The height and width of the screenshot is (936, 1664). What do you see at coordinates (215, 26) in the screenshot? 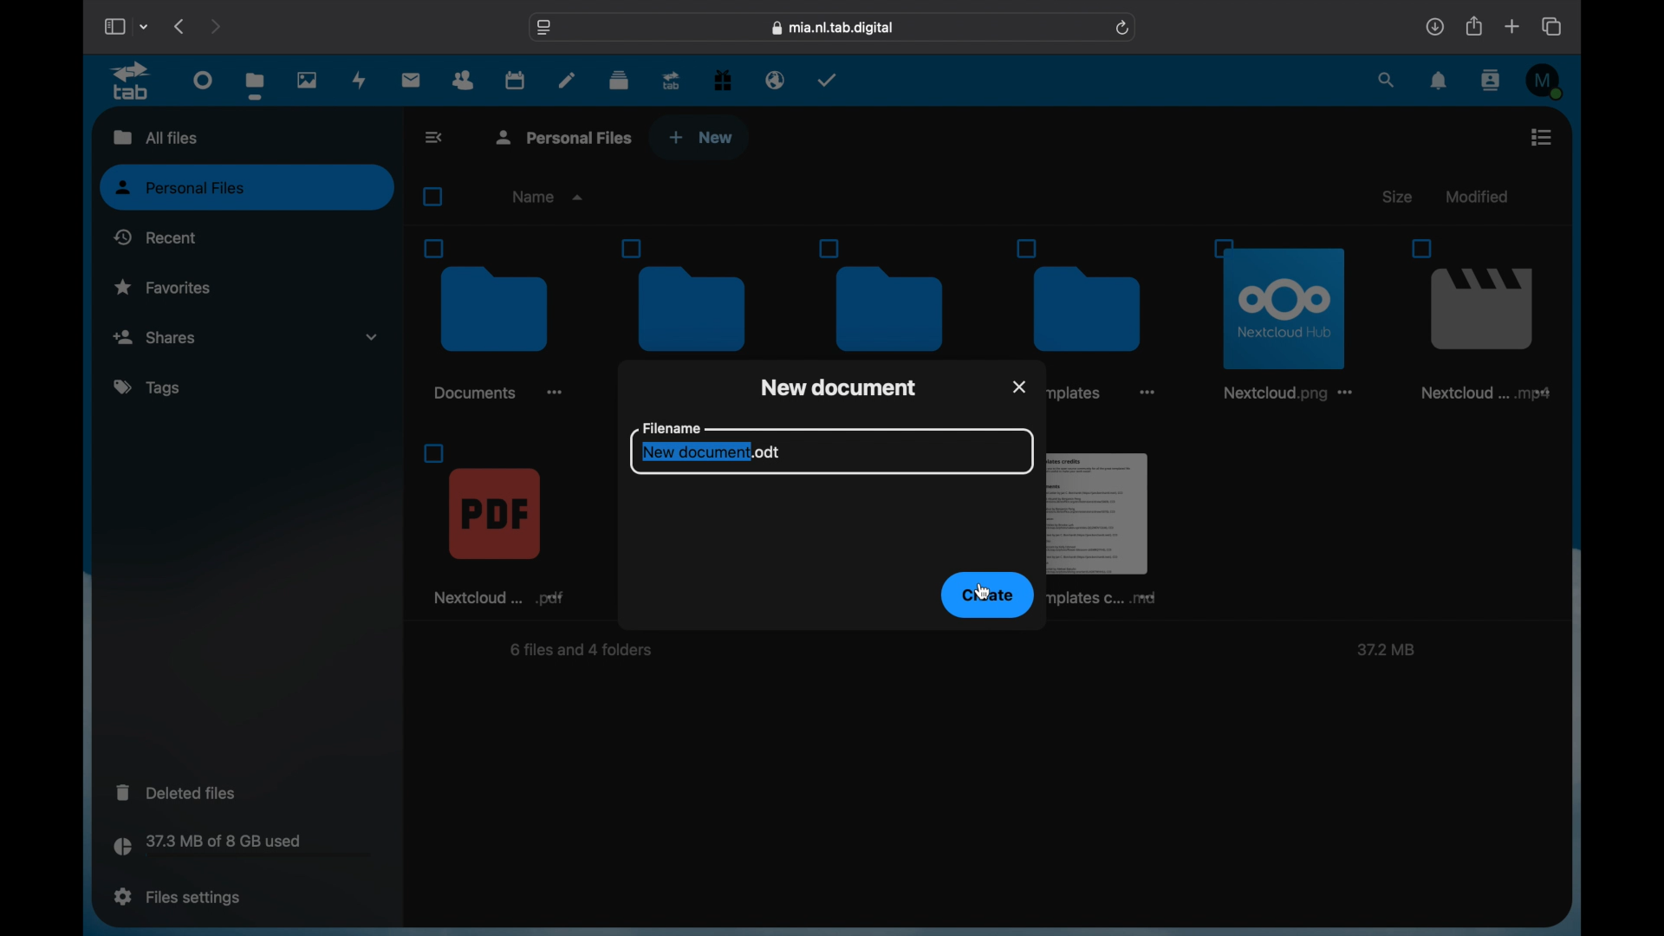
I see `next` at bounding box center [215, 26].